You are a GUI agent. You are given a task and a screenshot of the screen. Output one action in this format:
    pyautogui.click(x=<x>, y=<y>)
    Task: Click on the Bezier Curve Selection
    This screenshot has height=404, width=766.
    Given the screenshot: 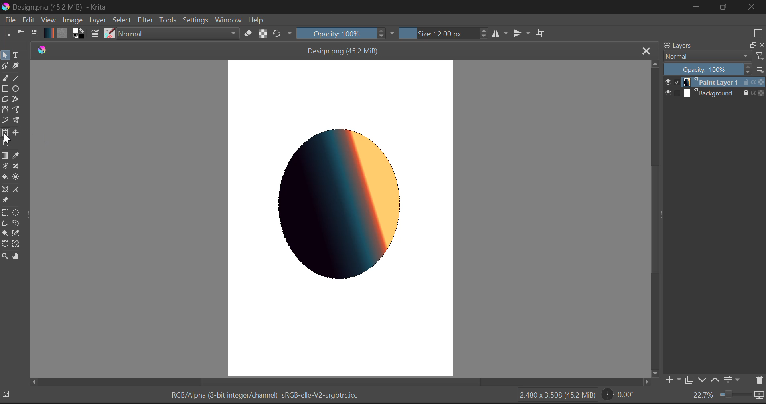 What is the action you would take?
    pyautogui.click(x=5, y=245)
    